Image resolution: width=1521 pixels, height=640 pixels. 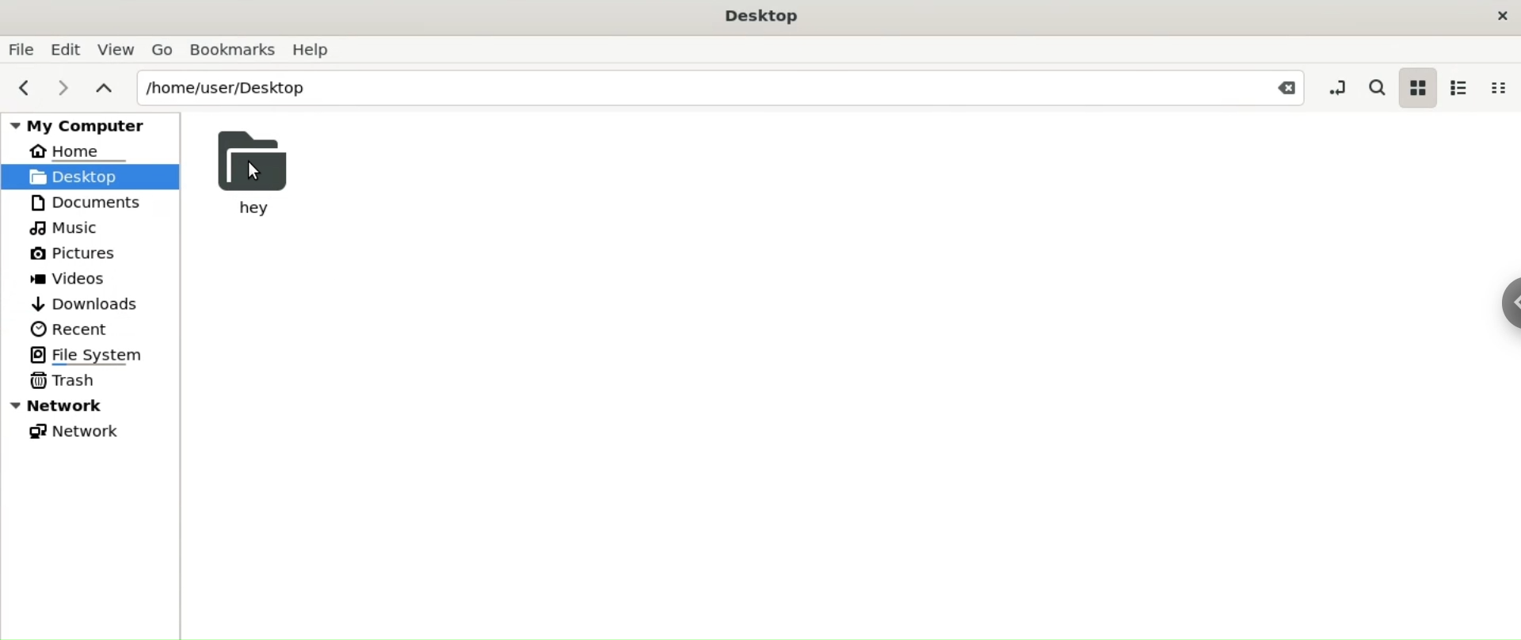 I want to click on list view, so click(x=1462, y=88).